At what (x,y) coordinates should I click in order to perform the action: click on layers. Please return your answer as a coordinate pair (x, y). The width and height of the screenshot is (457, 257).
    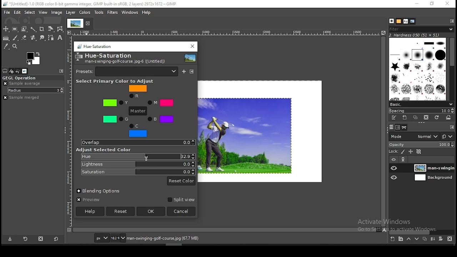
    Looking at the image, I should click on (390, 127).